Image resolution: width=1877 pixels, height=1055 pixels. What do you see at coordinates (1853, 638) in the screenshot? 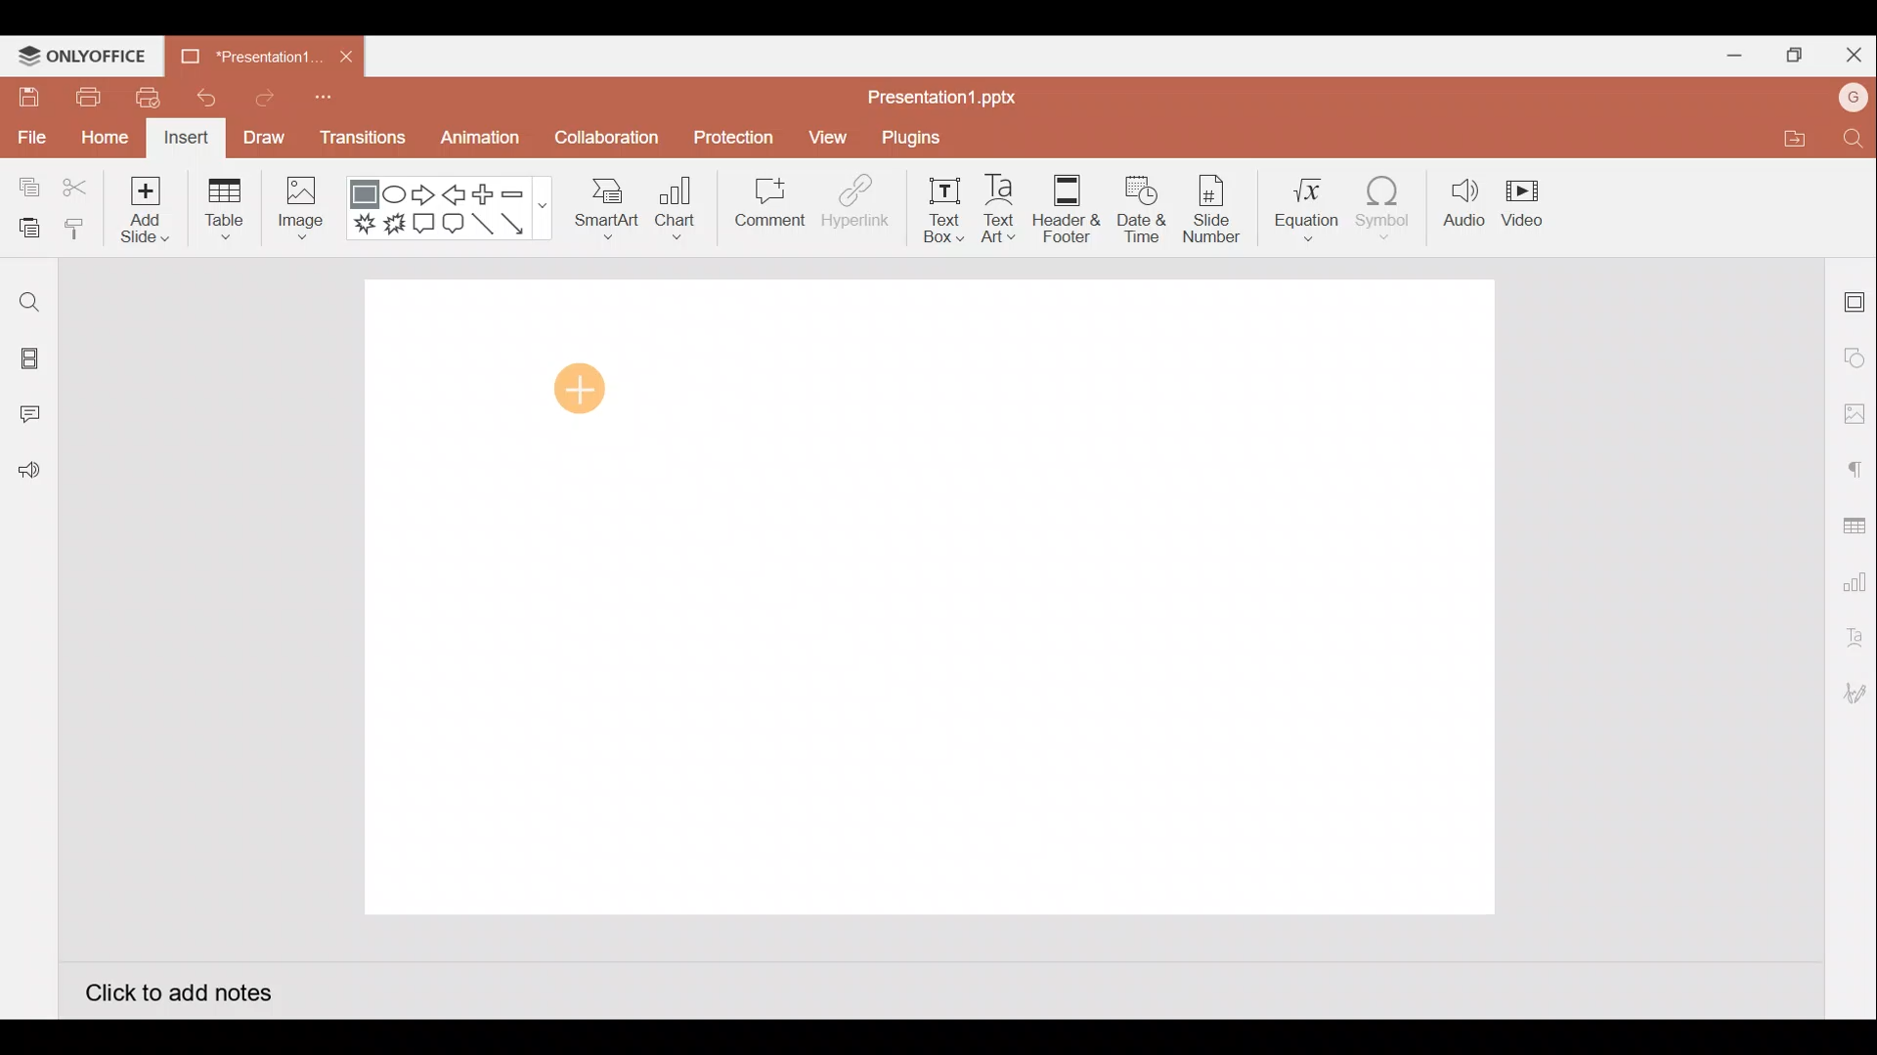
I see `Text Art settings` at bounding box center [1853, 638].